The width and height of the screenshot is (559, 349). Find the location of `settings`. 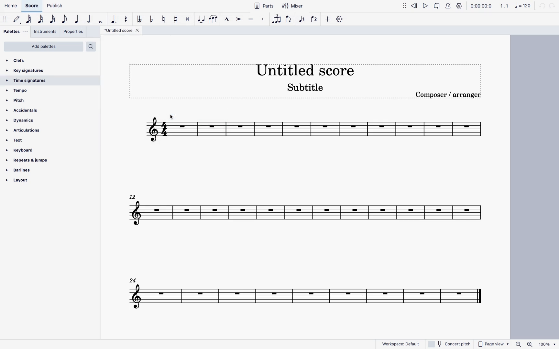

settings is located at coordinates (340, 20).